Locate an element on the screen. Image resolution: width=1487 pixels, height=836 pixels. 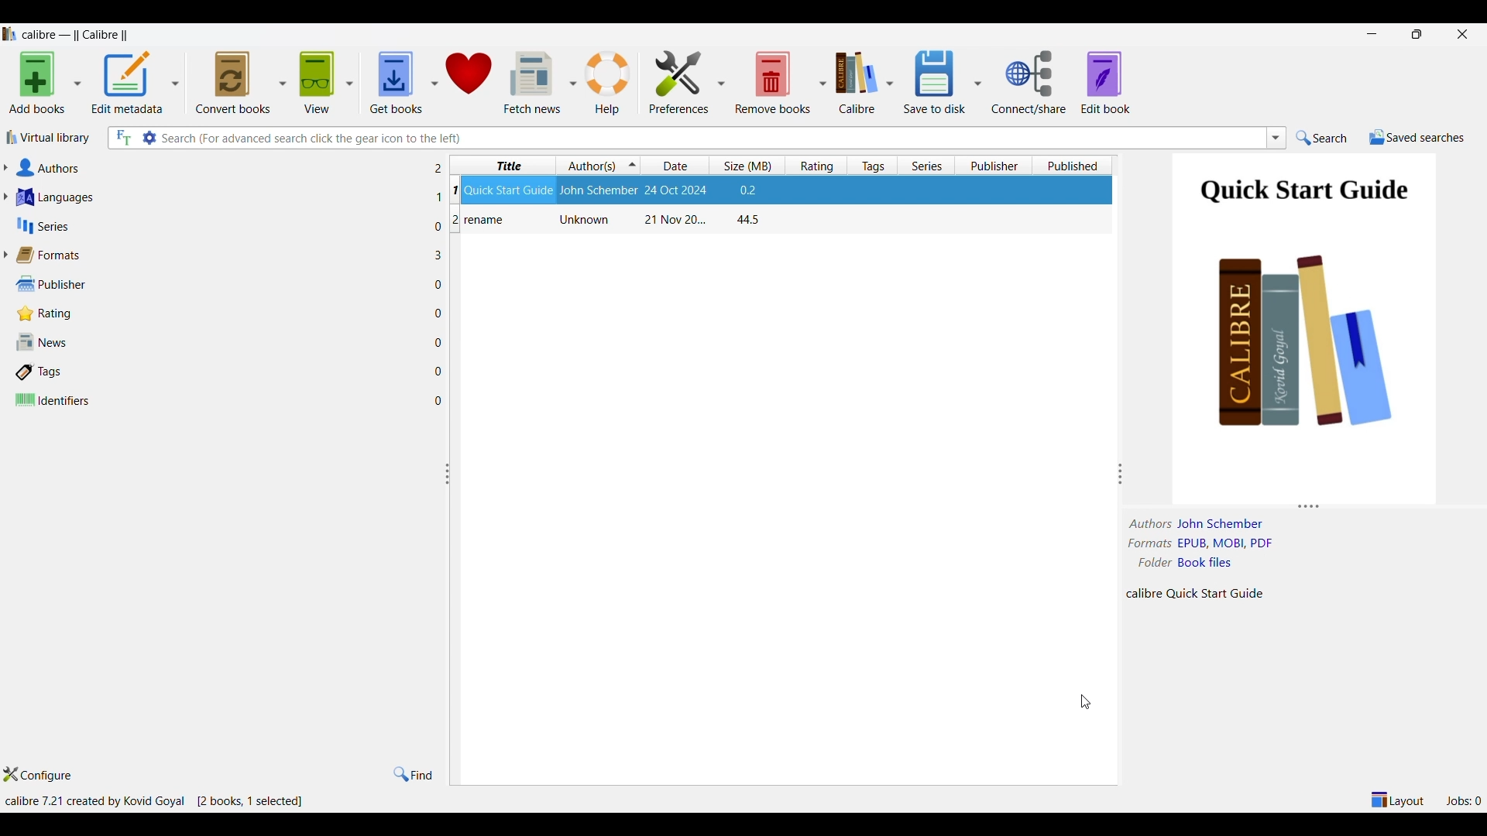
Show/Hide parts of the main layout is located at coordinates (1399, 800).